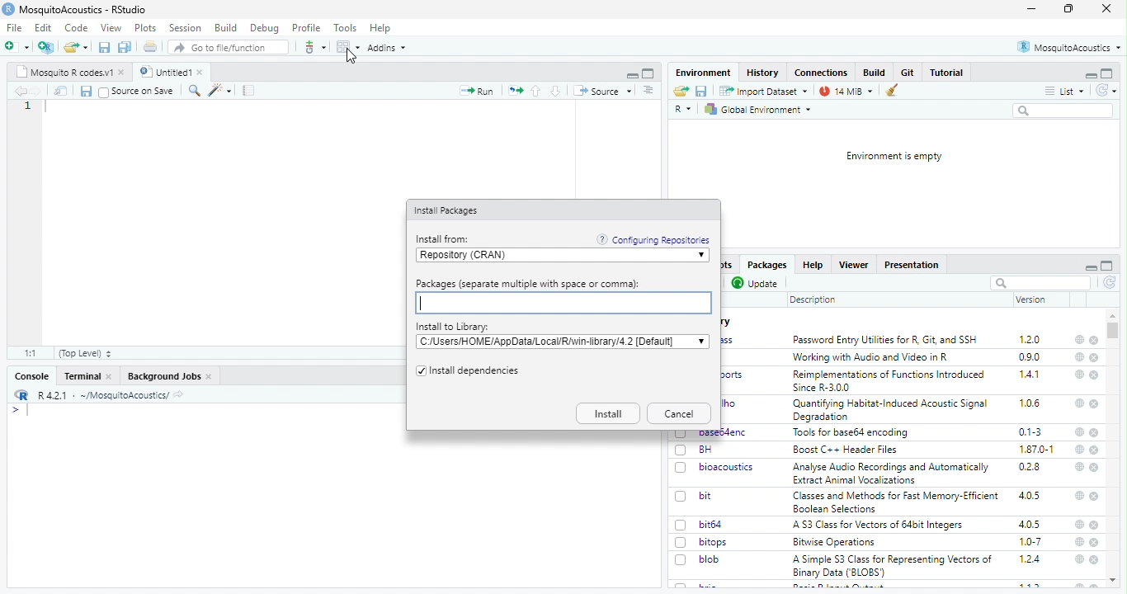 The width and height of the screenshot is (1127, 594). What do you see at coordinates (163, 72) in the screenshot?
I see `Untitied1` at bounding box center [163, 72].